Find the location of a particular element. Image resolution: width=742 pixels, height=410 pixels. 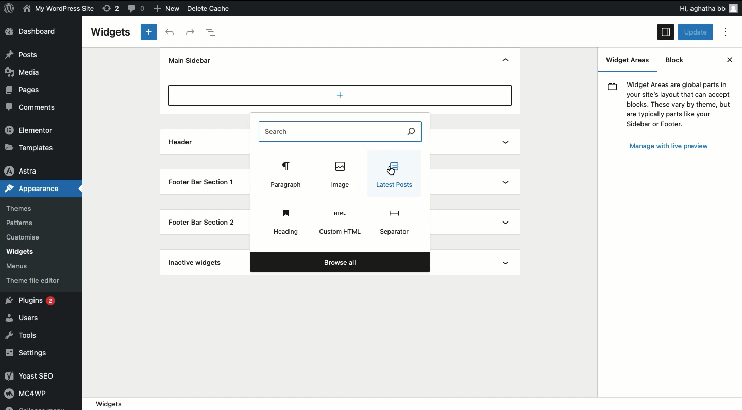

Header is located at coordinates (180, 142).